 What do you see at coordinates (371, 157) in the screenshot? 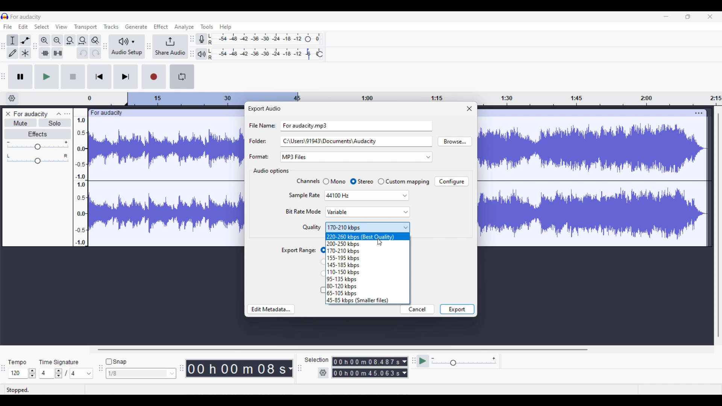
I see `Format options to choose from` at bounding box center [371, 157].